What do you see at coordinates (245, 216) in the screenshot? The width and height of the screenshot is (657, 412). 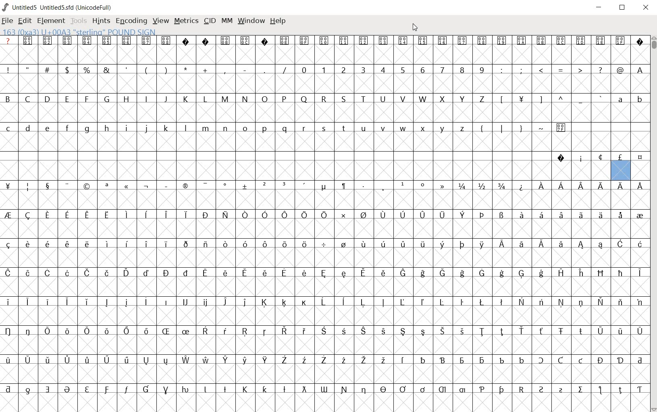 I see `Symbol` at bounding box center [245, 216].